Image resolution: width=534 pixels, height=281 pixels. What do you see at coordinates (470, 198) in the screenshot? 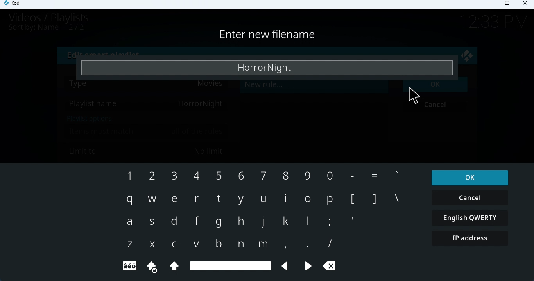
I see `Cancel` at bounding box center [470, 198].